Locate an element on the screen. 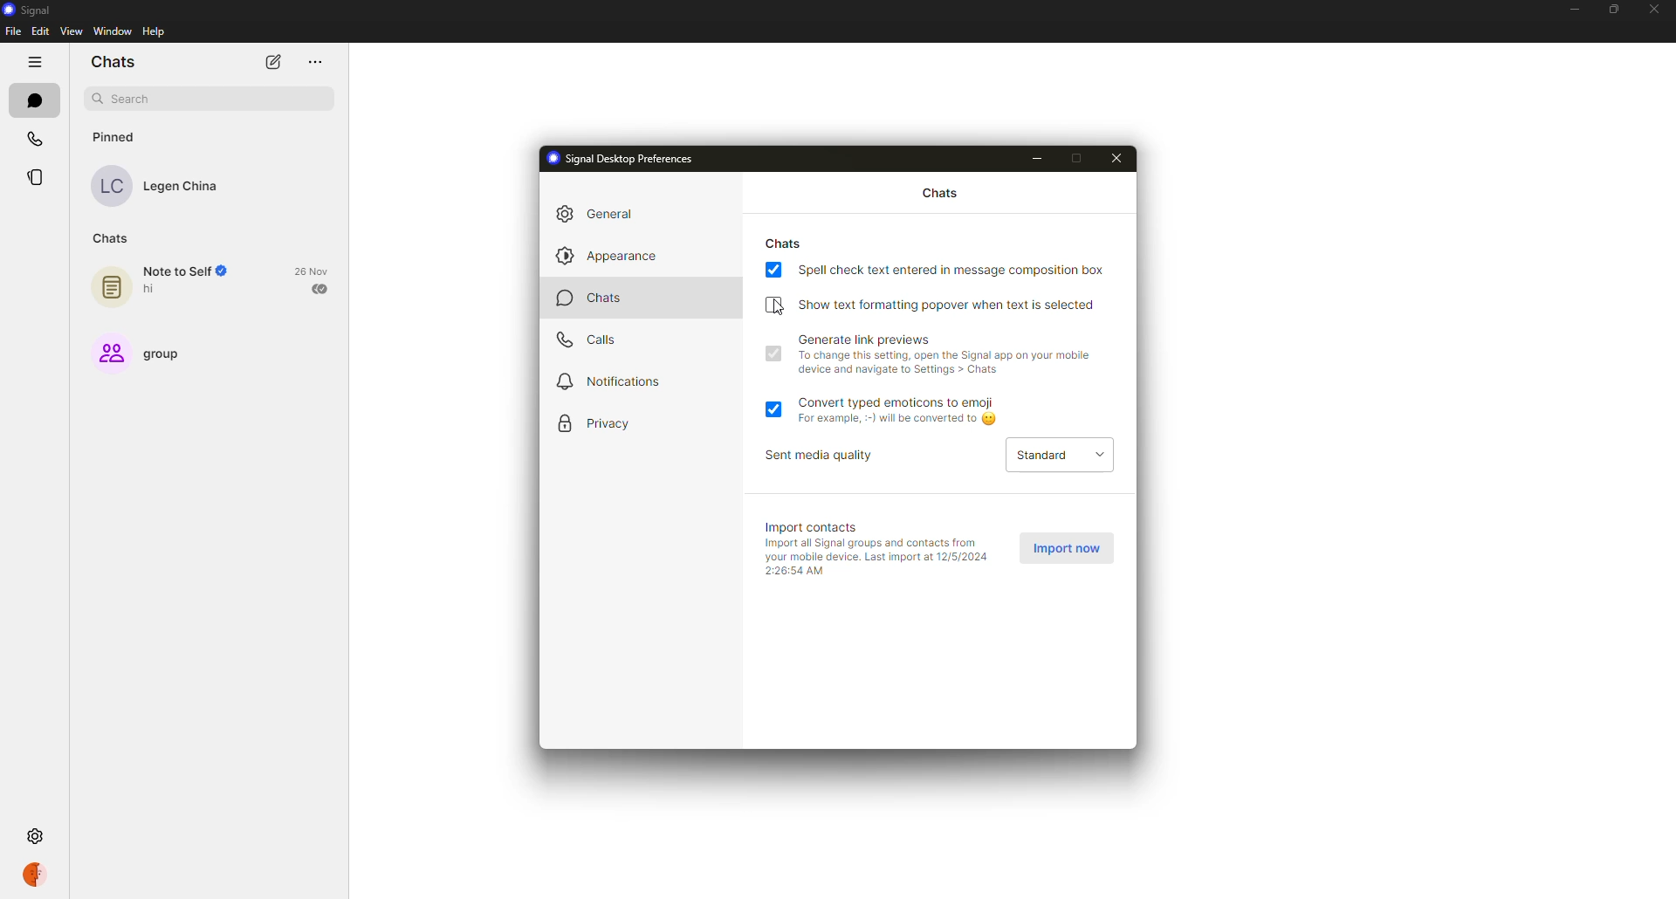 The height and width of the screenshot is (899, 1676). chats is located at coordinates (115, 62).